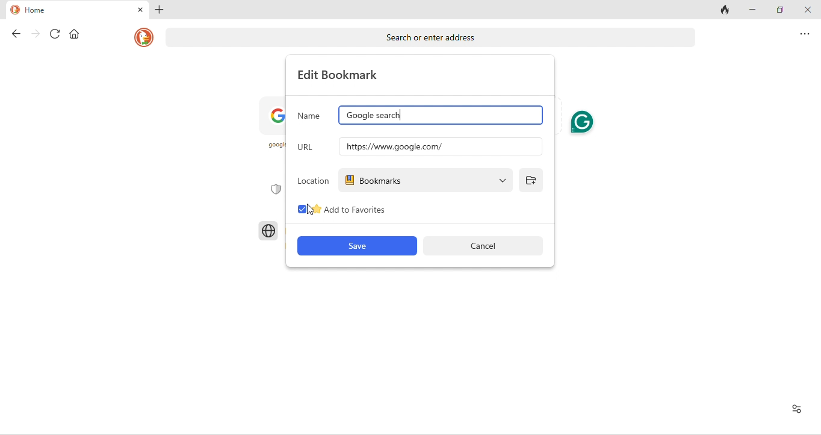  What do you see at coordinates (356, 246) in the screenshot?
I see `save` at bounding box center [356, 246].